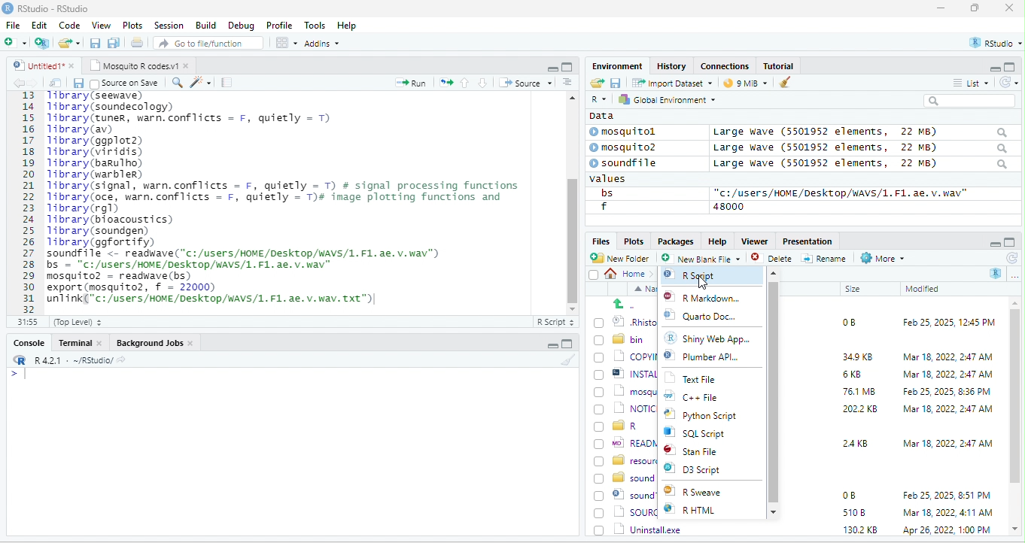 This screenshot has width=1025, height=543. I want to click on wo| READMEmd, so click(625, 442).